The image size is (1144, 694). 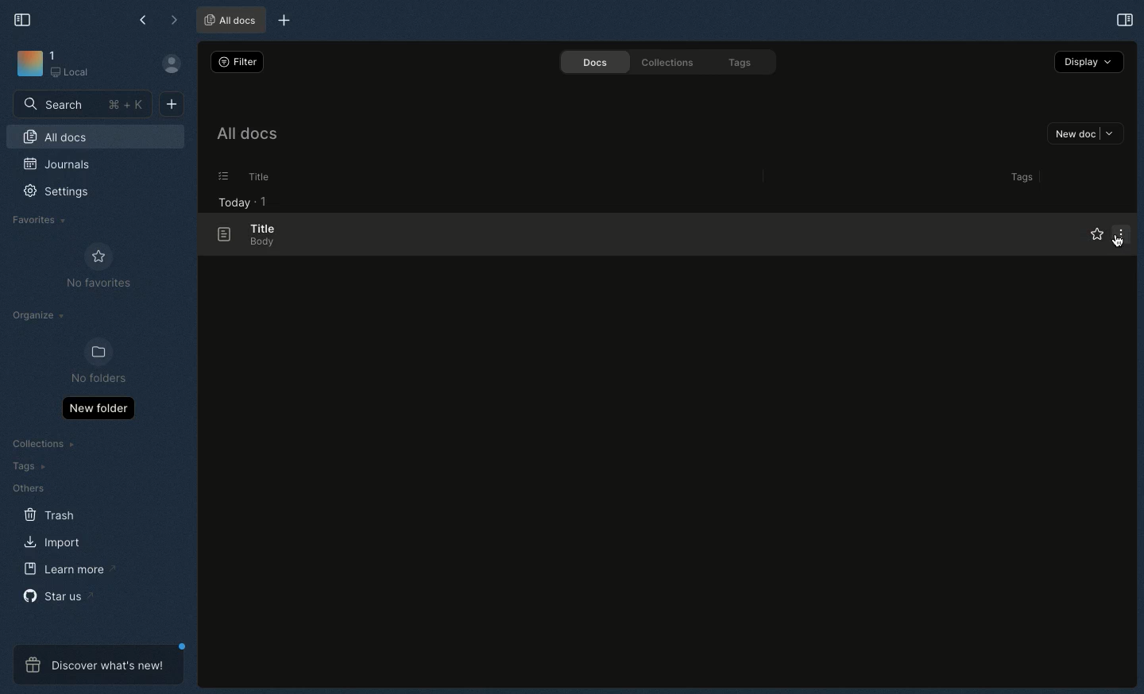 What do you see at coordinates (45, 445) in the screenshot?
I see `Collections` at bounding box center [45, 445].